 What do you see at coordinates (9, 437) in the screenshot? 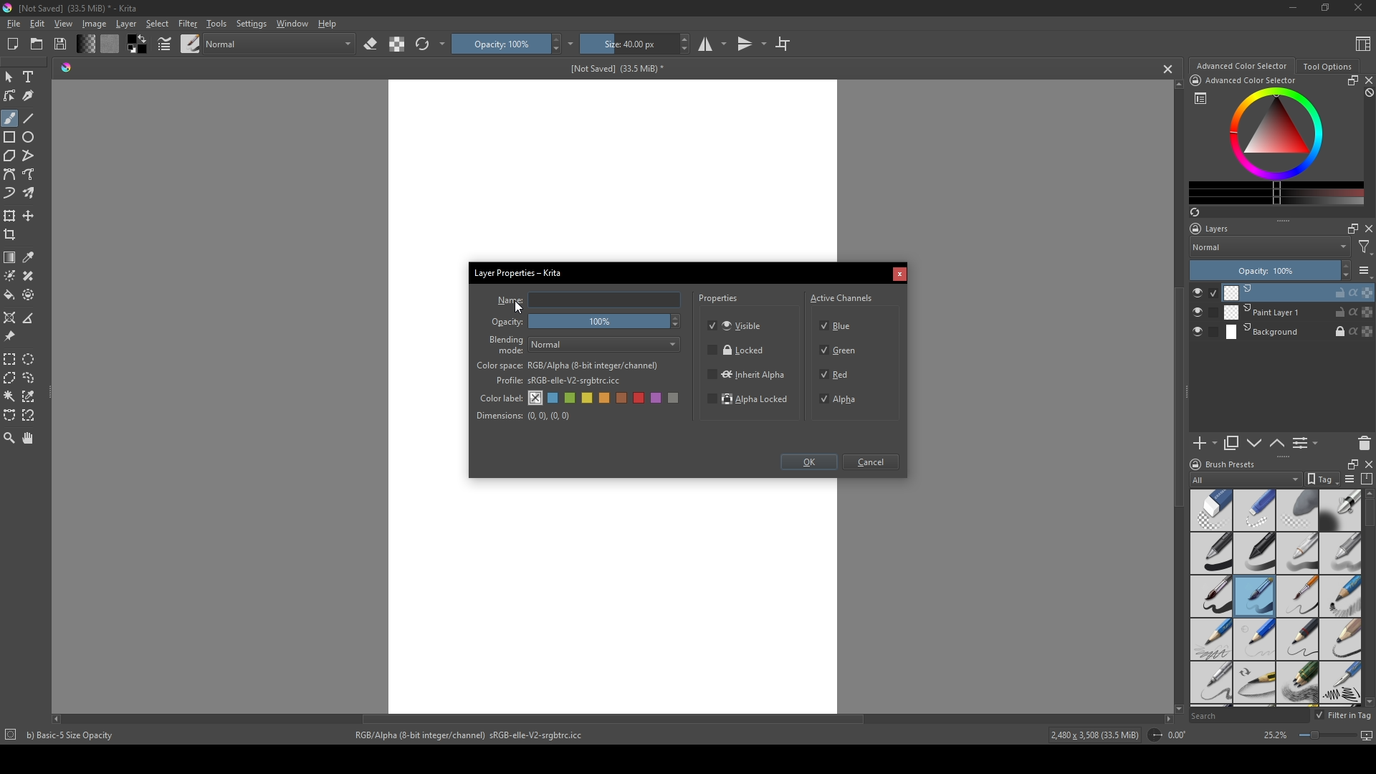
I see `zoom` at bounding box center [9, 437].